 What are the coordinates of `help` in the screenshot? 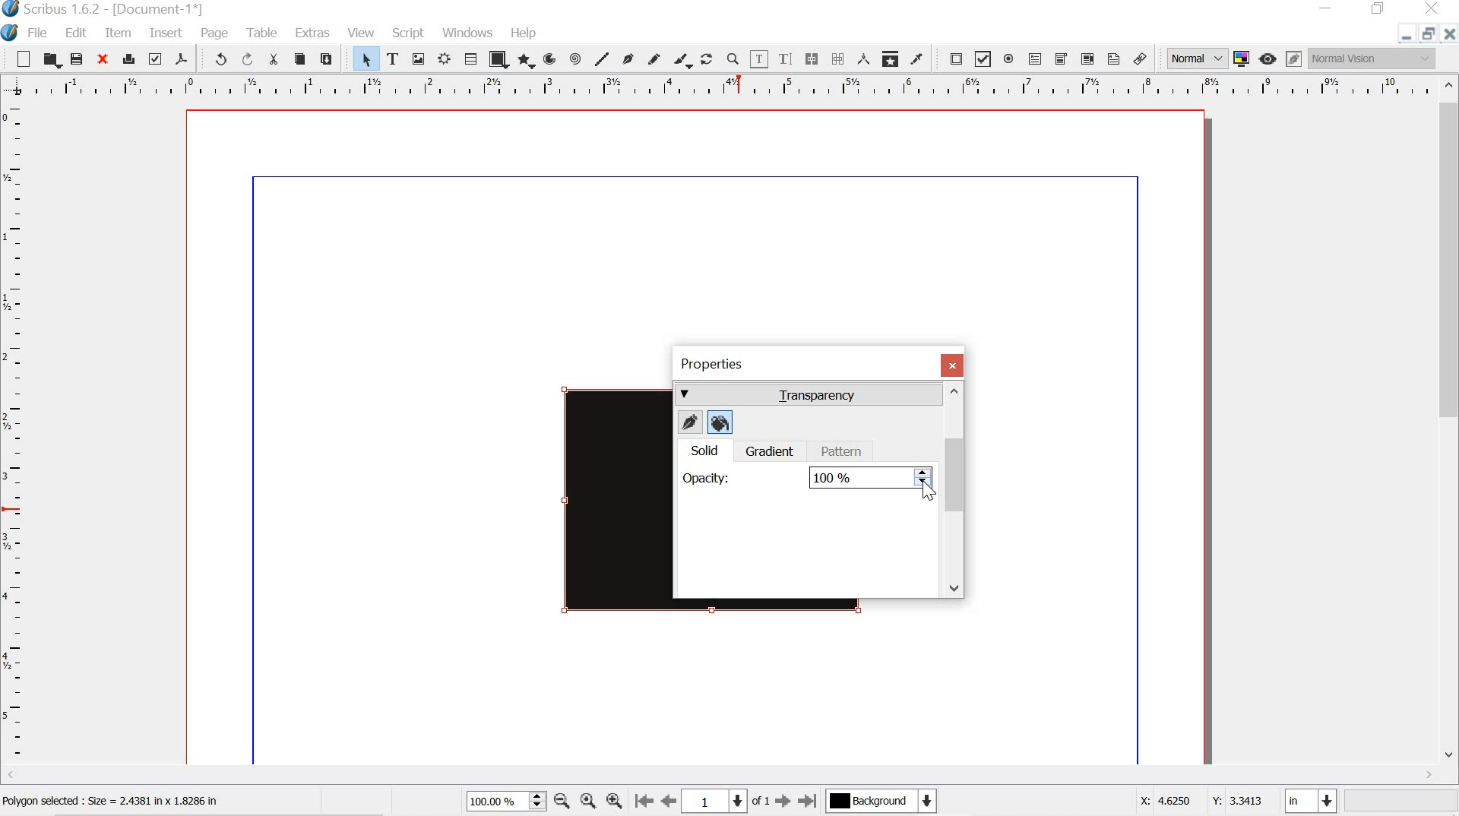 It's located at (523, 35).